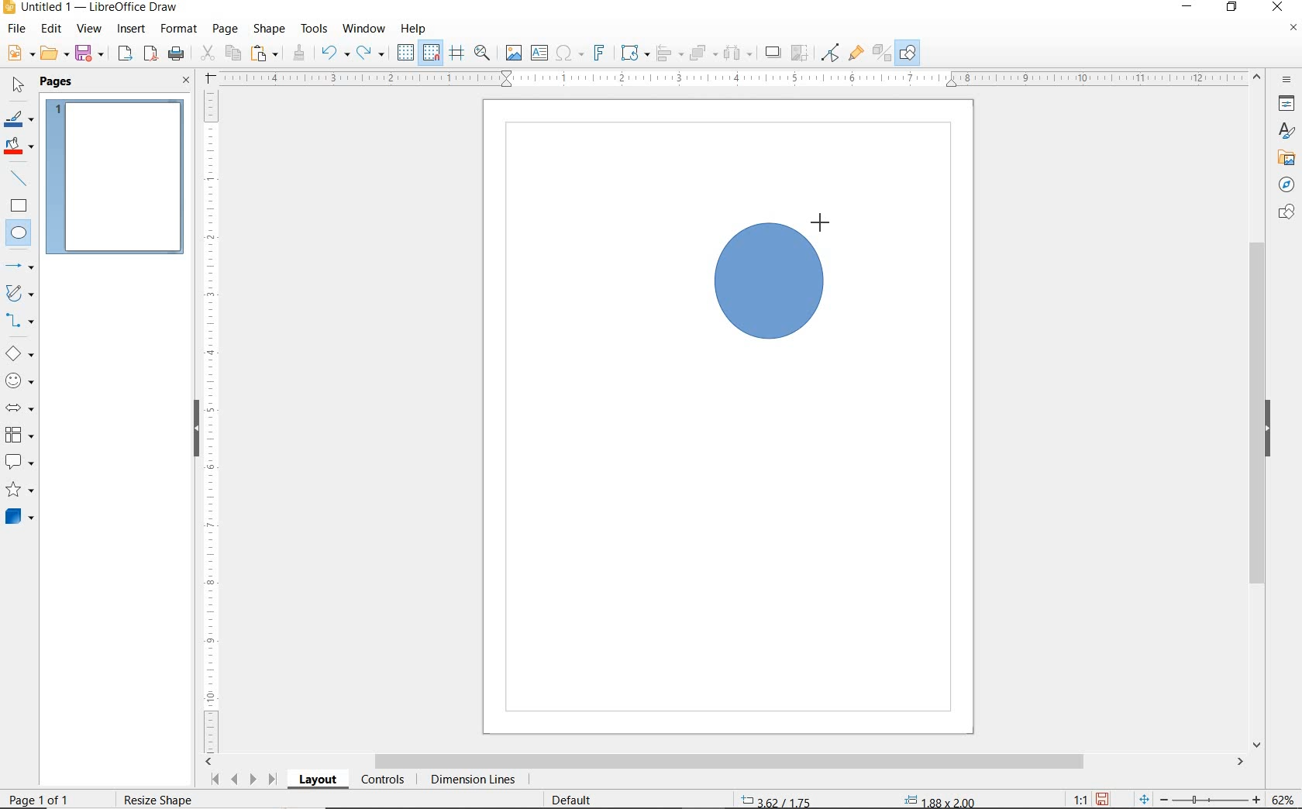  I want to click on PAGE, so click(225, 29).